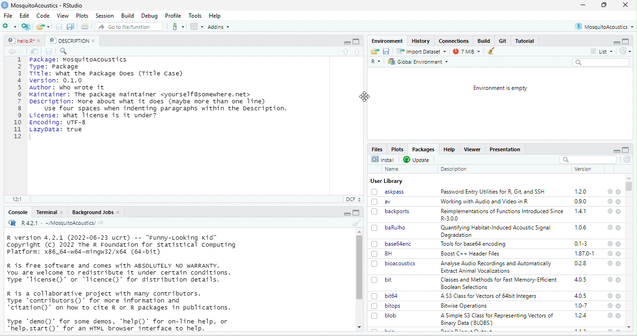 The image size is (637, 336). Describe the element at coordinates (10, 15) in the screenshot. I see `File` at that location.